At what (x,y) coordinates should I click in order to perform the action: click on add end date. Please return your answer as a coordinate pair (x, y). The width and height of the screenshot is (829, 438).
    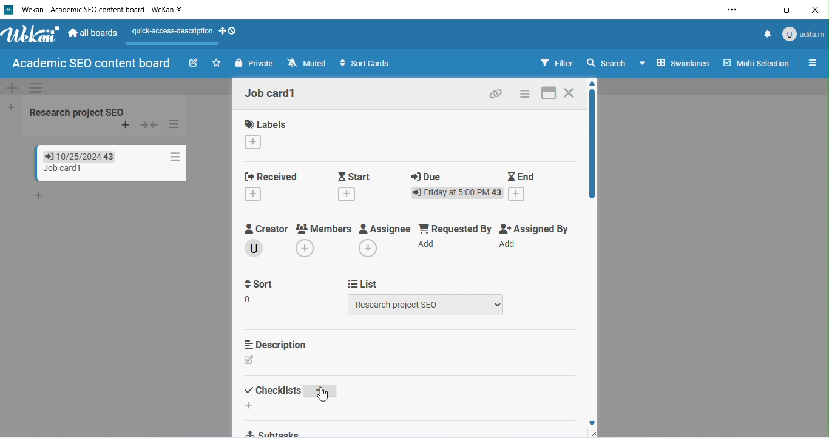
    Looking at the image, I should click on (518, 194).